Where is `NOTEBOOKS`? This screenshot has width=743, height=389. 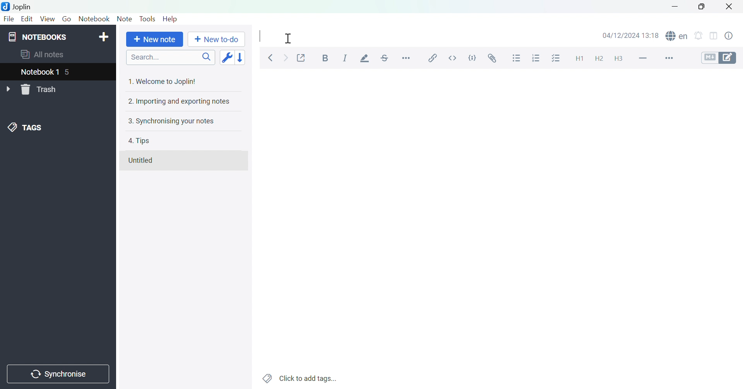 NOTEBOOKS is located at coordinates (38, 37).